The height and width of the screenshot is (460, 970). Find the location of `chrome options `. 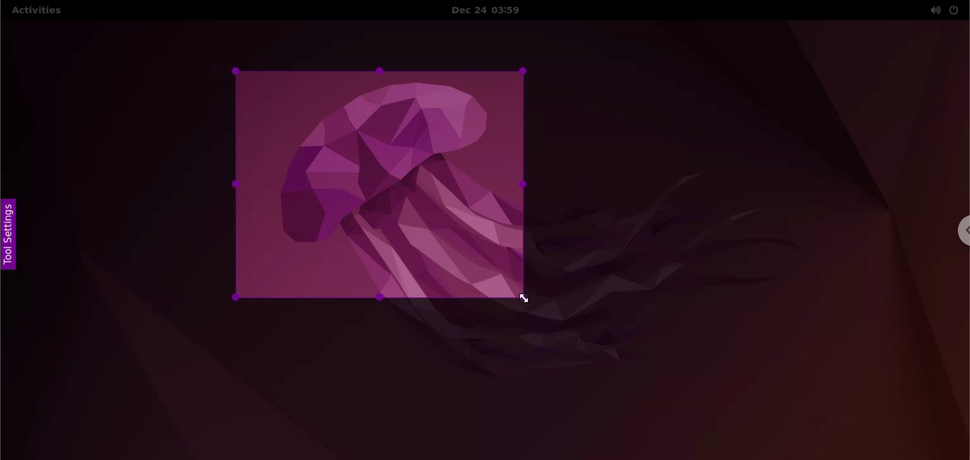

chrome options  is located at coordinates (960, 233).